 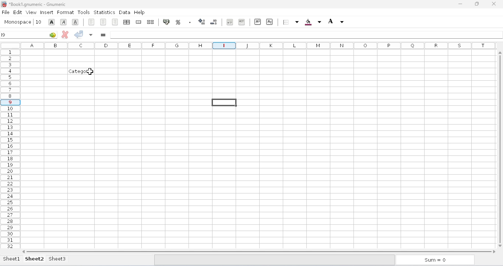 What do you see at coordinates (258, 22) in the screenshot?
I see `superscript` at bounding box center [258, 22].